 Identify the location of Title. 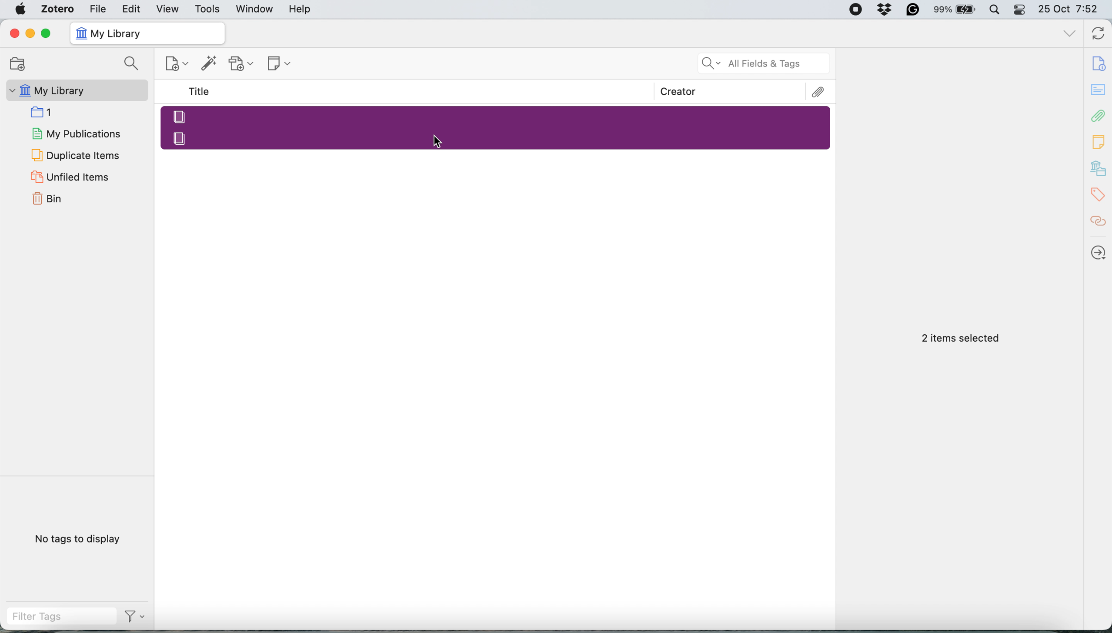
(201, 92).